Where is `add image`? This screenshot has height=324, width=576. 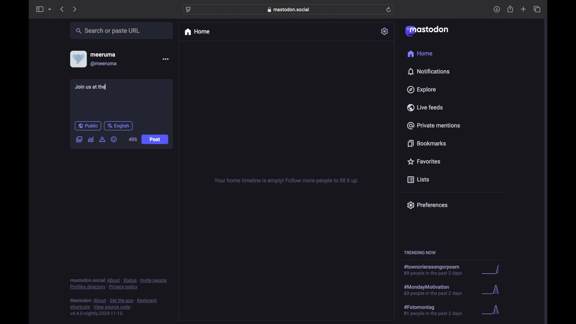
add image is located at coordinates (79, 140).